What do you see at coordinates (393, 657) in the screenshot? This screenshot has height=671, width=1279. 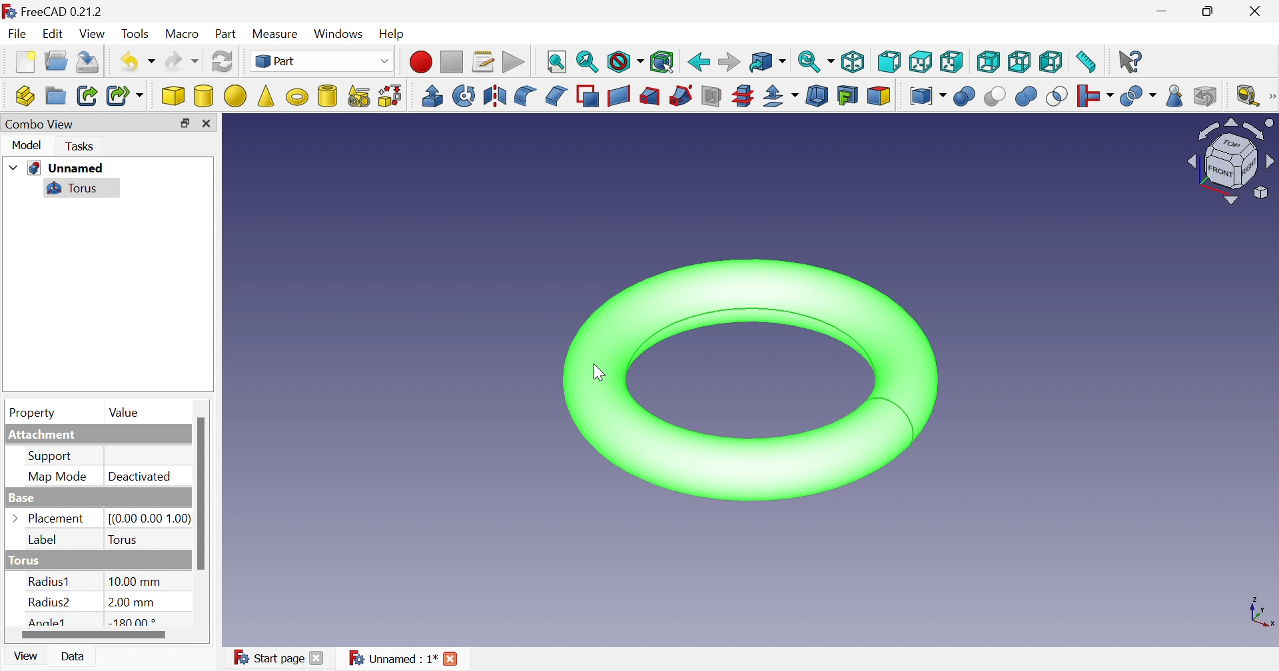 I see `Unnamed : 1*` at bounding box center [393, 657].